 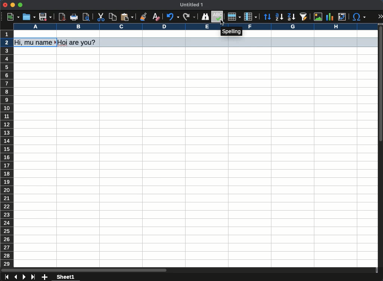 What do you see at coordinates (195, 27) in the screenshot?
I see `column` at bounding box center [195, 27].